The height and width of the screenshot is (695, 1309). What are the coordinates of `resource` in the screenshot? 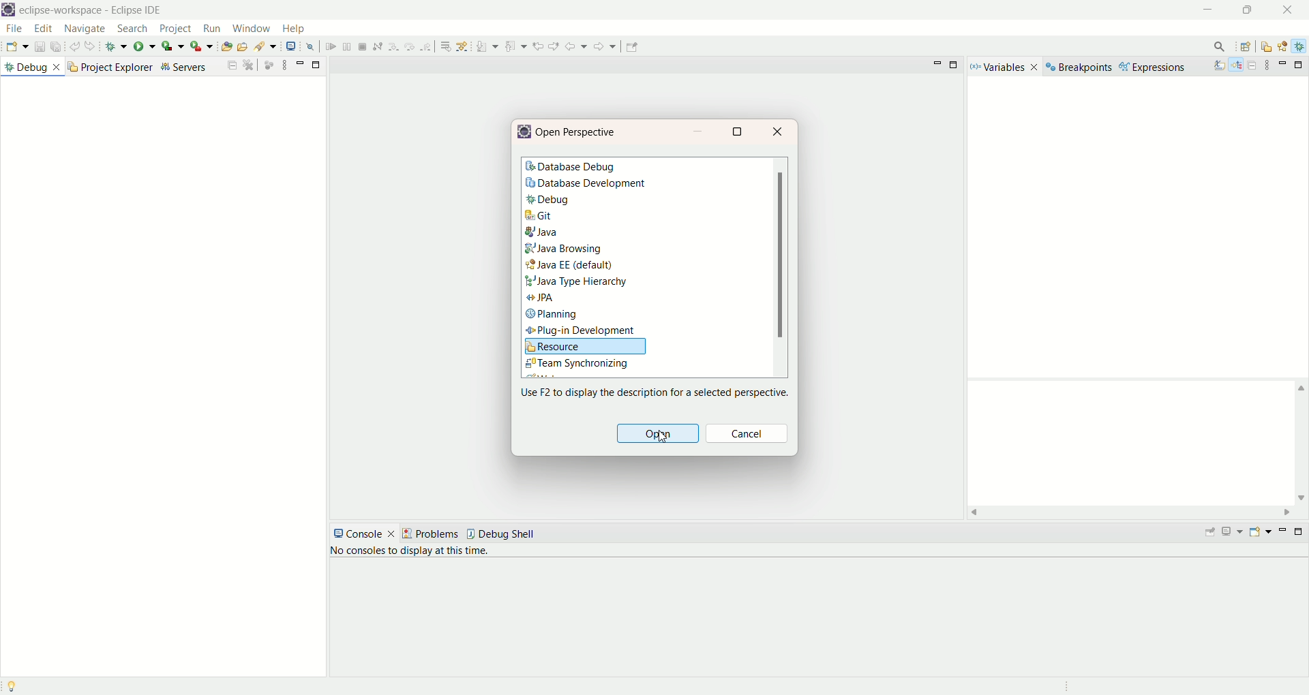 It's located at (586, 347).